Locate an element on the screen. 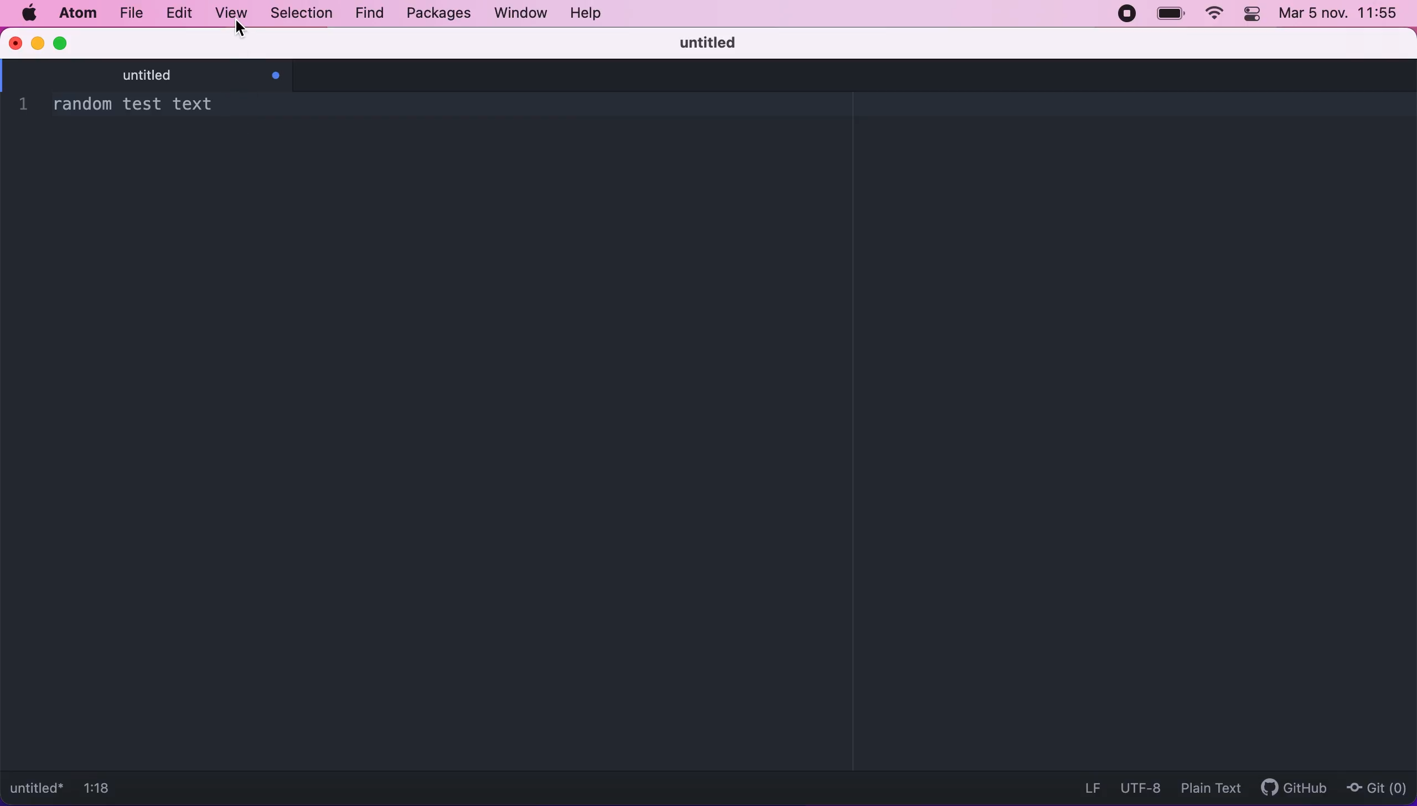 This screenshot has width=1417, height=806. selection is located at coordinates (304, 13).